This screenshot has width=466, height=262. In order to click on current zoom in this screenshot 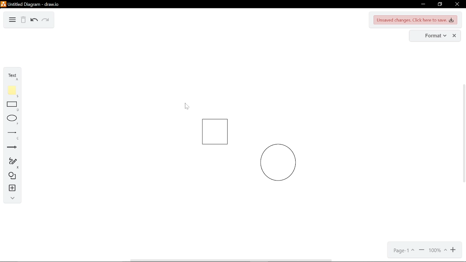, I will do `click(438, 251)`.